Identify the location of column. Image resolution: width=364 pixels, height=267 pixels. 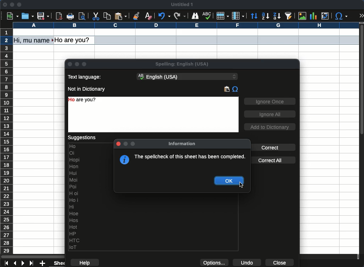
(238, 16).